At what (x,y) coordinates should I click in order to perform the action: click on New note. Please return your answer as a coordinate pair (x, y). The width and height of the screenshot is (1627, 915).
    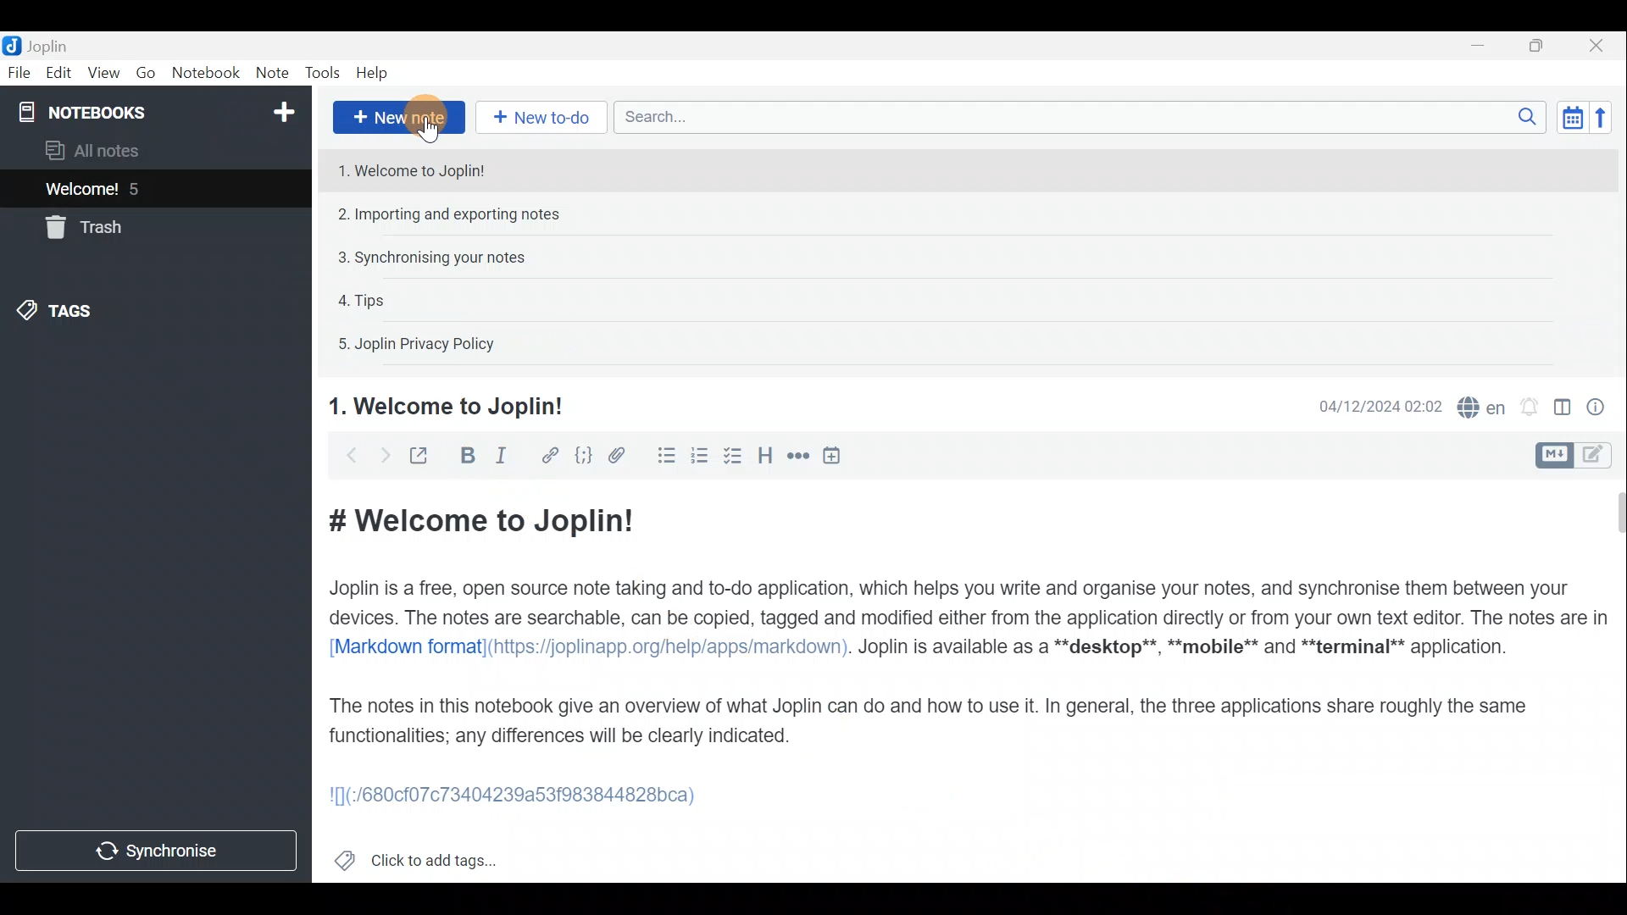
    Looking at the image, I should click on (399, 118).